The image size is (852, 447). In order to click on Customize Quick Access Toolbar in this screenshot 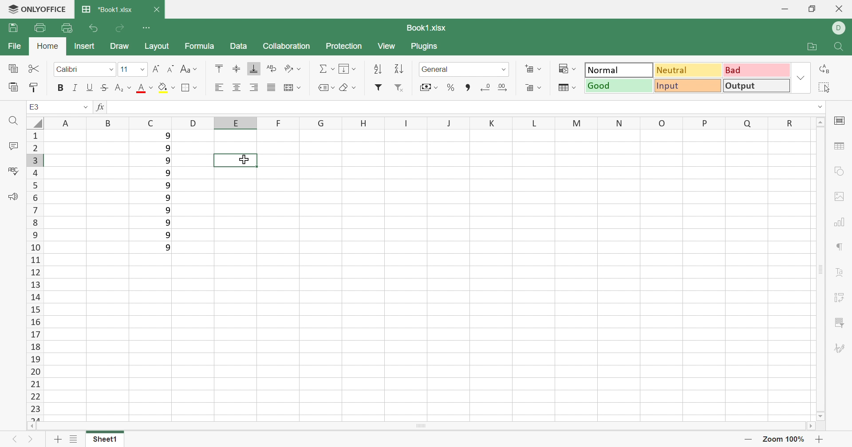, I will do `click(146, 27)`.